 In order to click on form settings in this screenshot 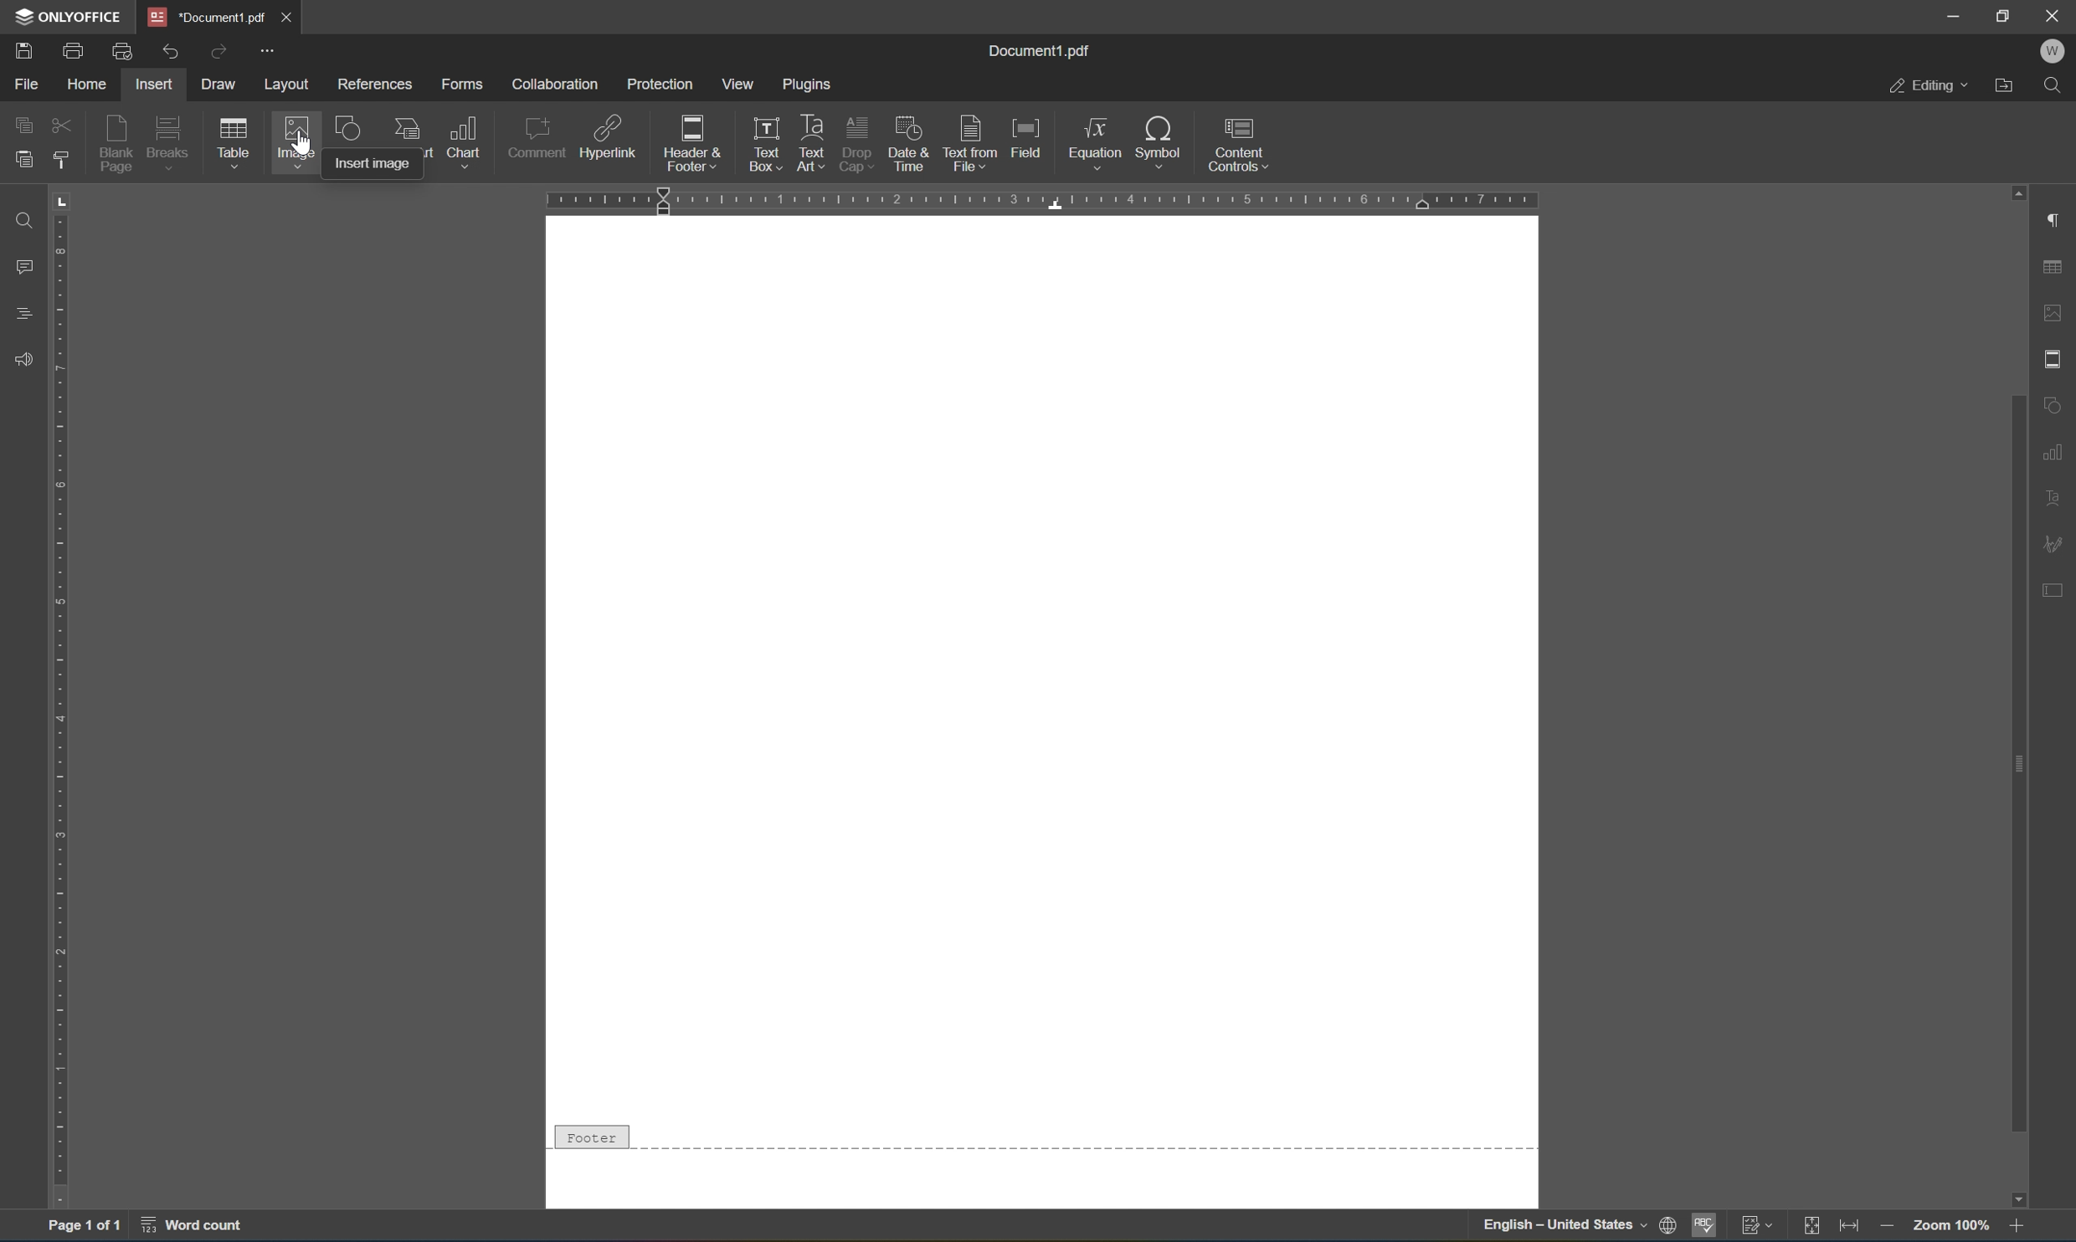, I will do `click(2060, 597)`.